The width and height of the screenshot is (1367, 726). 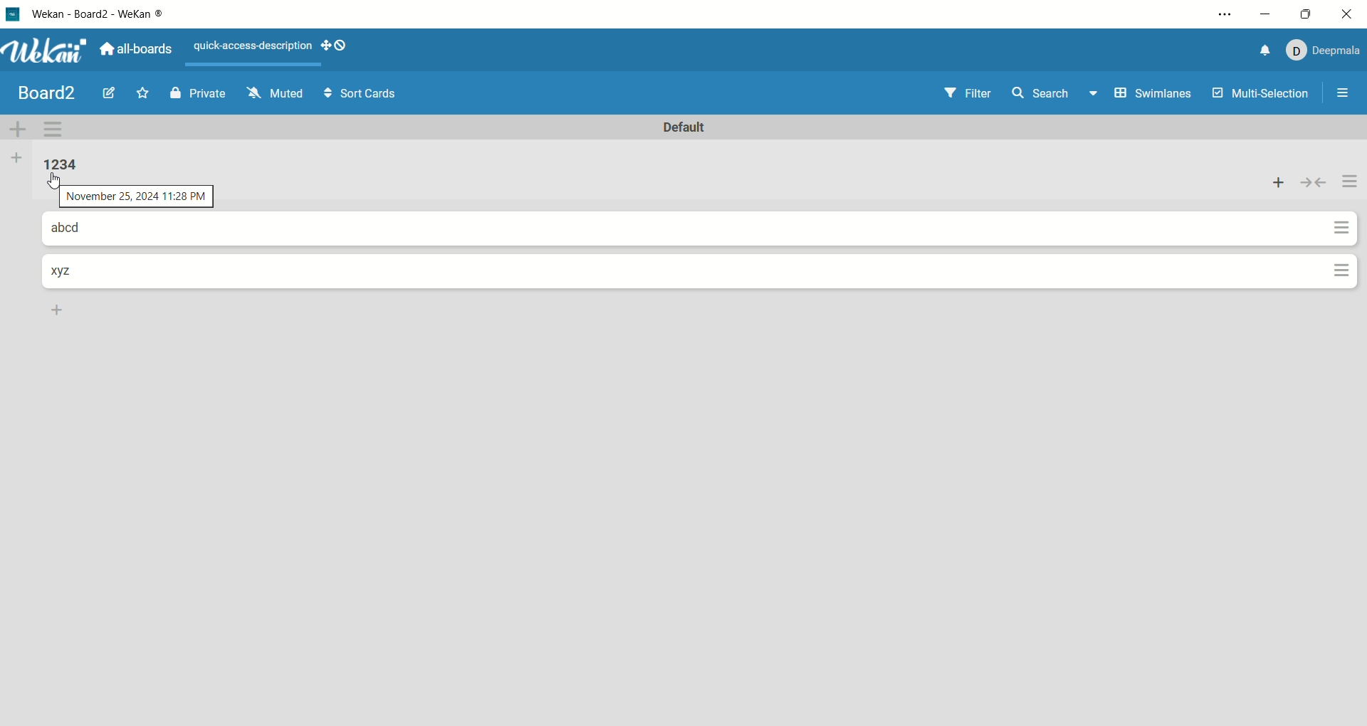 What do you see at coordinates (48, 92) in the screenshot?
I see `title` at bounding box center [48, 92].